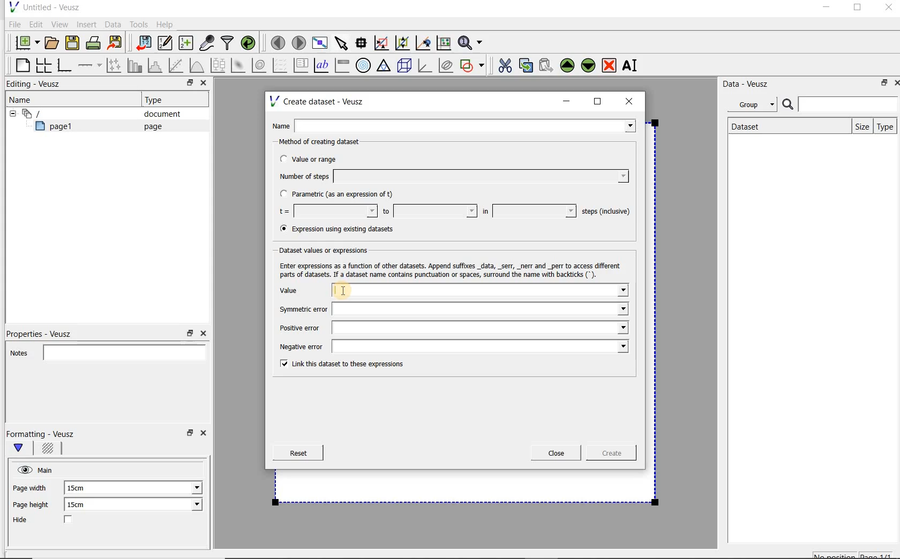 The image size is (900, 559). Describe the element at coordinates (196, 65) in the screenshot. I see `plot a function` at that location.